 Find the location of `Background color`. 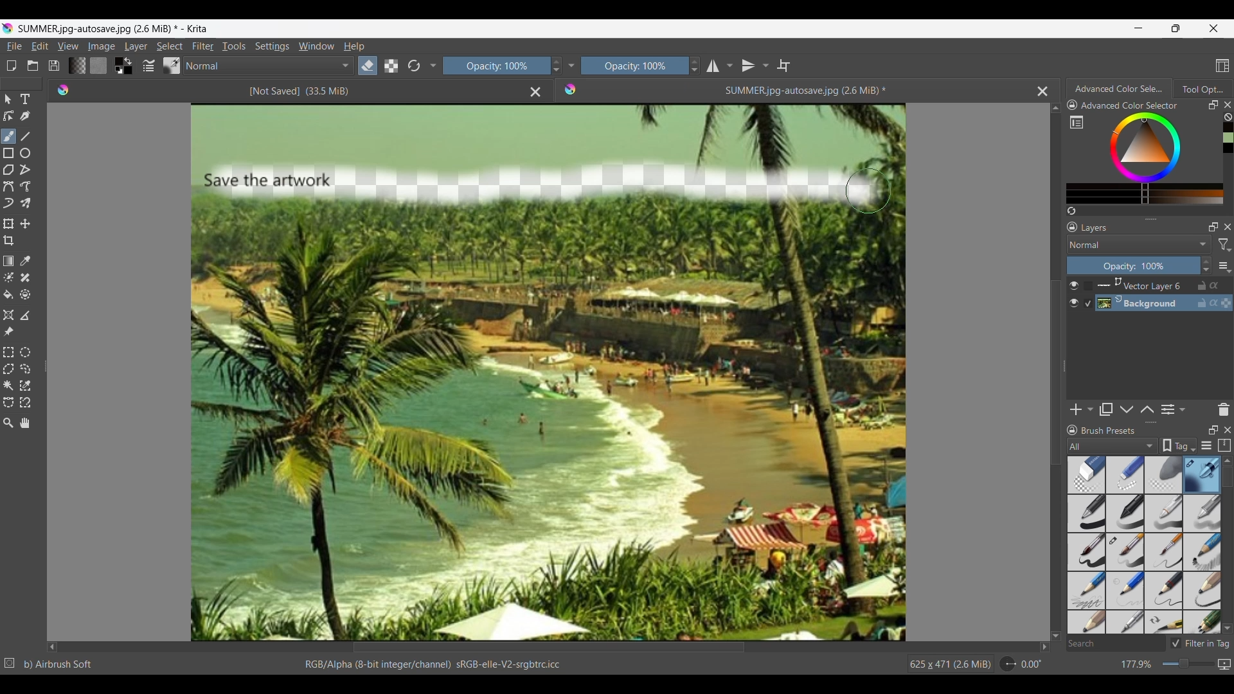

Background color is located at coordinates (129, 71).